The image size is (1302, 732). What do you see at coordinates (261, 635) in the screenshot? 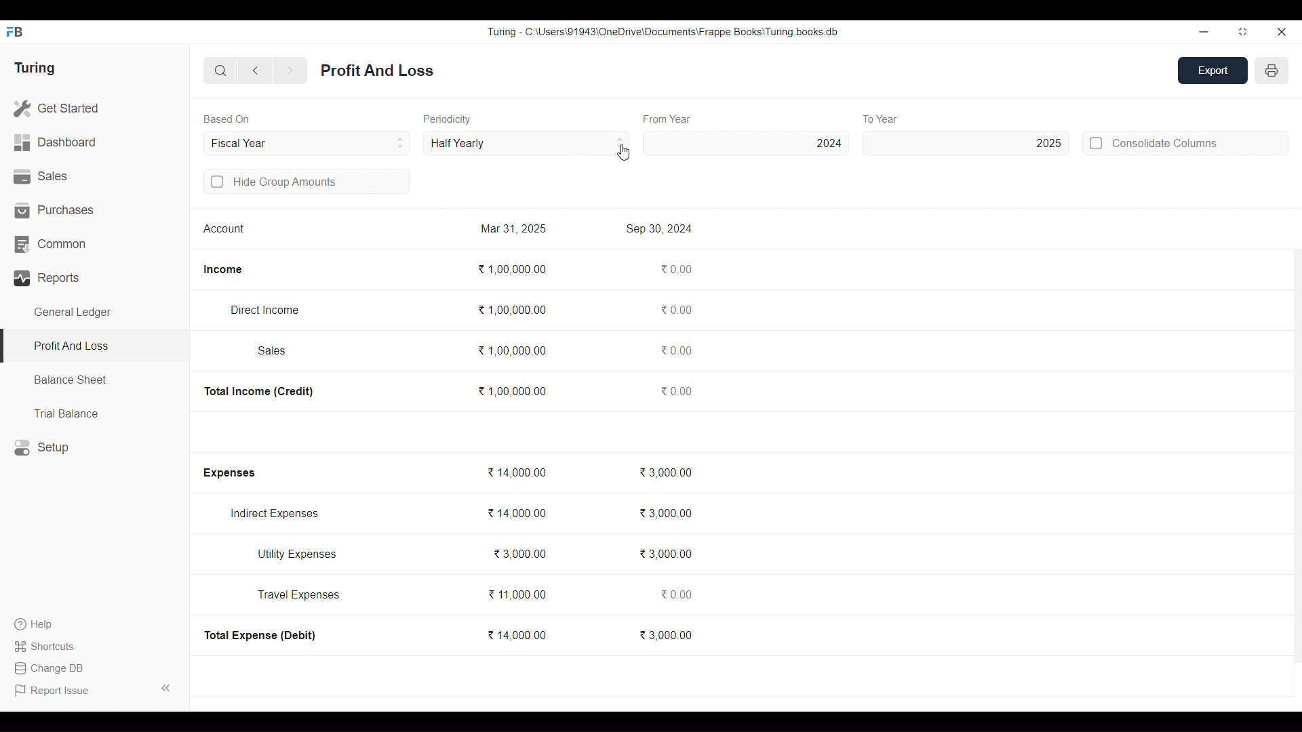
I see `Total Expense (Debit)` at bounding box center [261, 635].